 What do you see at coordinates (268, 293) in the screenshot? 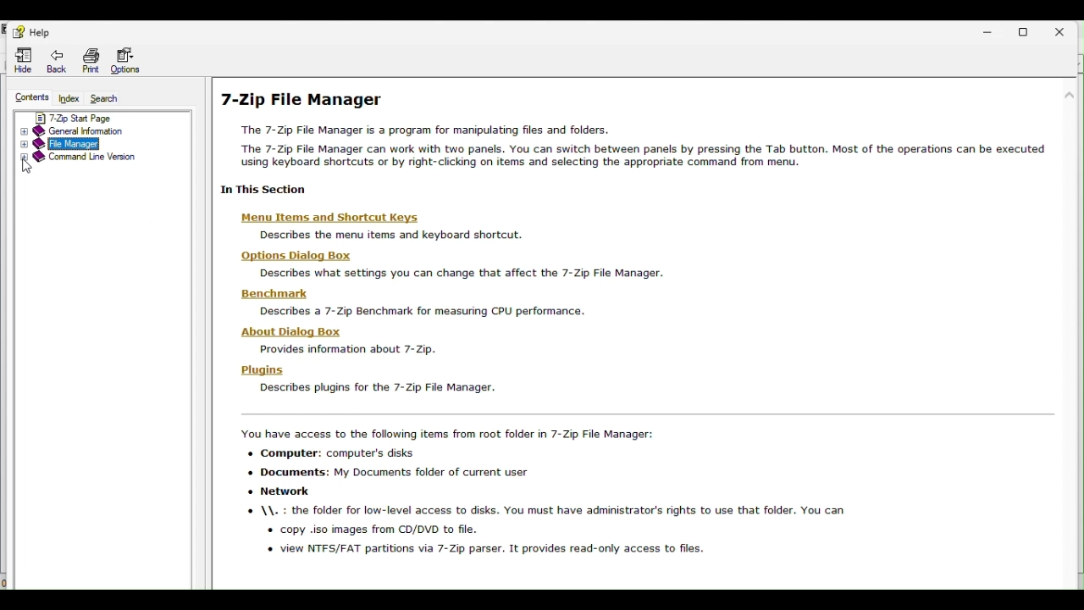
I see `‘Benchmark` at bounding box center [268, 293].